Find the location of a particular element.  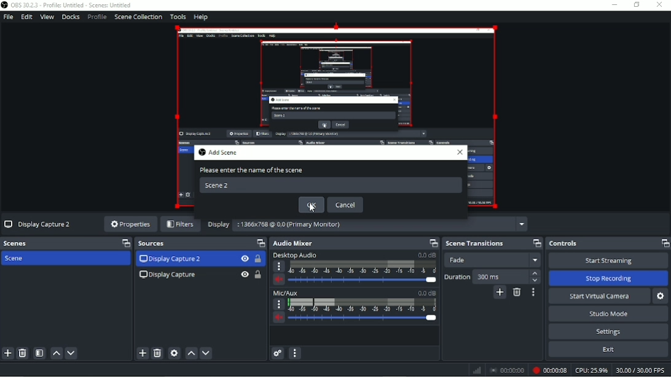

Mic/Aux is located at coordinates (287, 293).